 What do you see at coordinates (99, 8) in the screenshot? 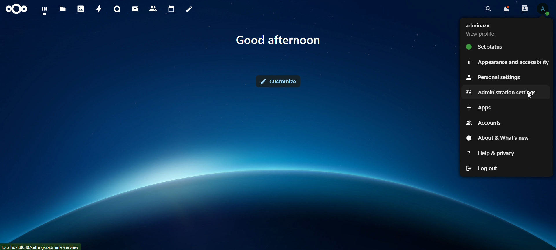
I see `activity` at bounding box center [99, 8].